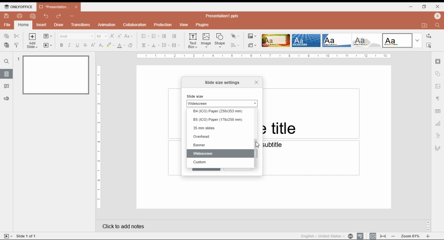  I want to click on fit to window, so click(384, 236).